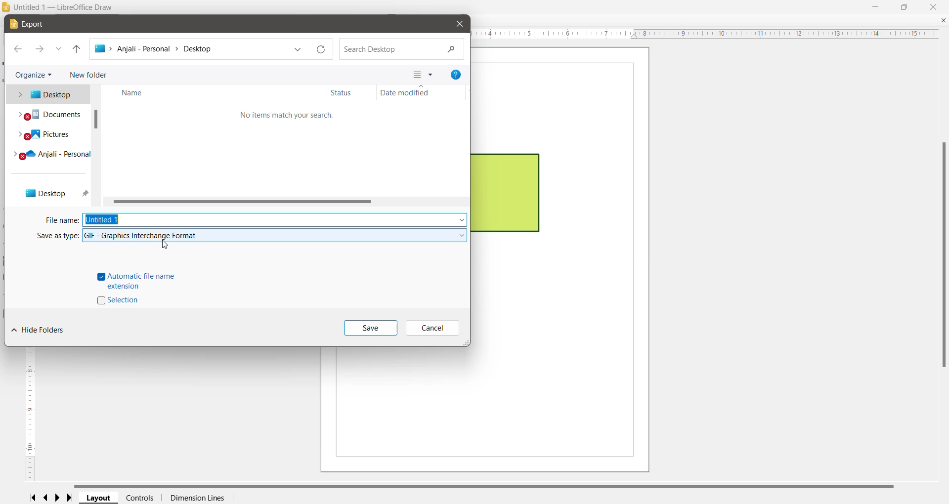  What do you see at coordinates (137, 281) in the screenshot?
I see `Automatic file name extension - click to enable/disable` at bounding box center [137, 281].